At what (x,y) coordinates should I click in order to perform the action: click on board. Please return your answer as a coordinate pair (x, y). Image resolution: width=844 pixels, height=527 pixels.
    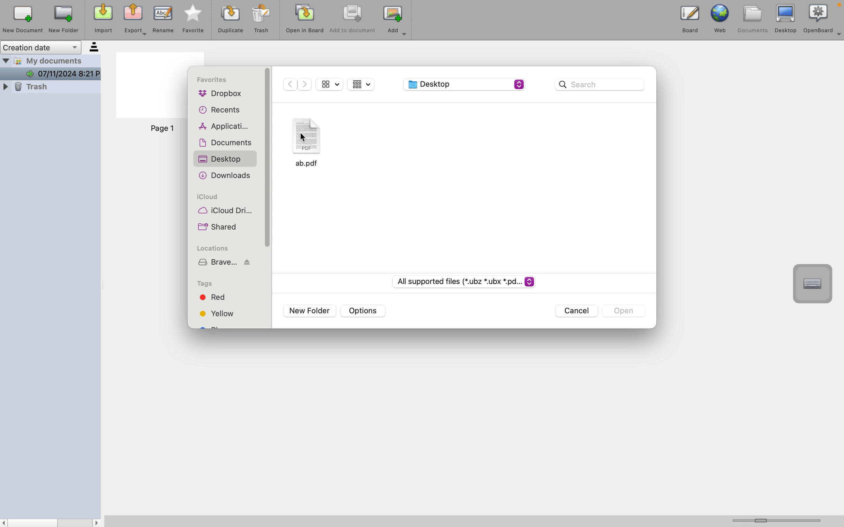
    Looking at the image, I should click on (690, 18).